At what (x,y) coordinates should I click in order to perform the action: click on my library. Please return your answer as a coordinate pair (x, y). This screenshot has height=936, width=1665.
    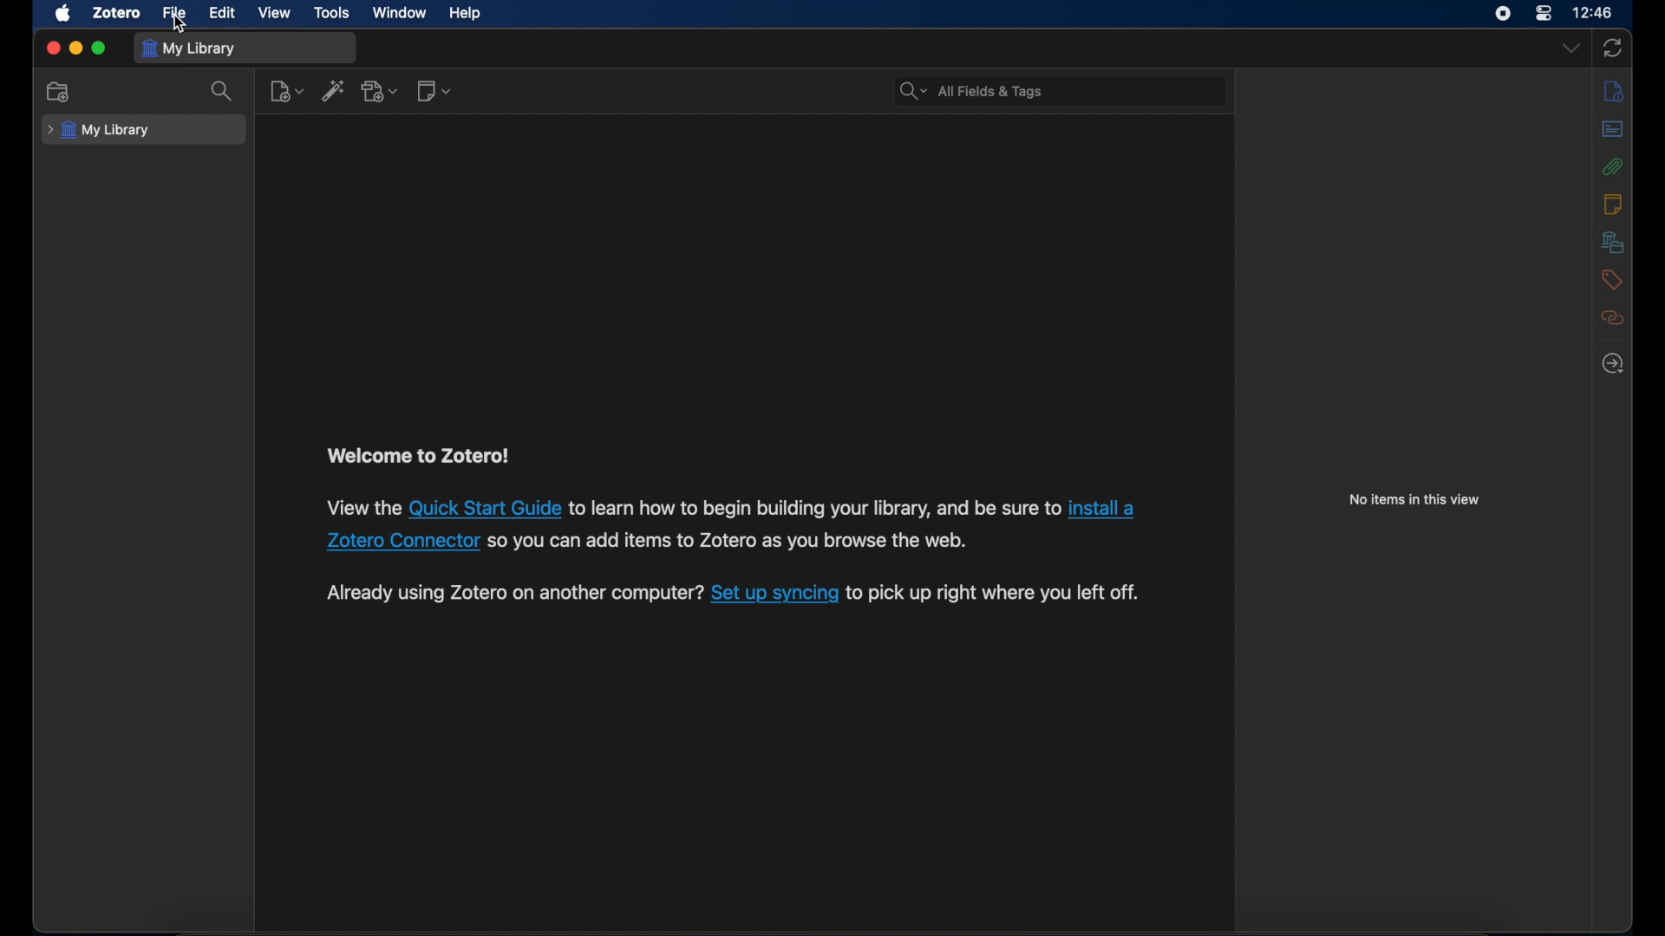
    Looking at the image, I should click on (98, 130).